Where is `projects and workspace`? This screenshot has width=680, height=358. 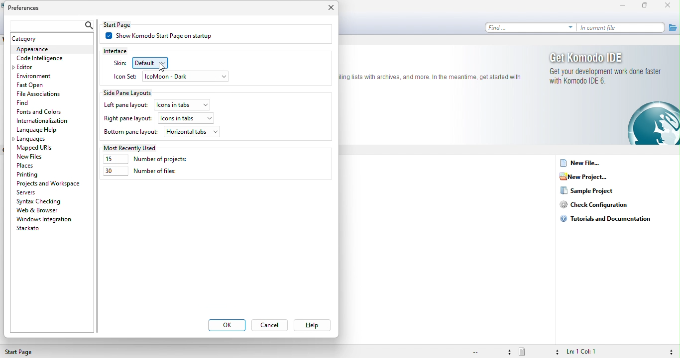
projects and workspace is located at coordinates (49, 183).